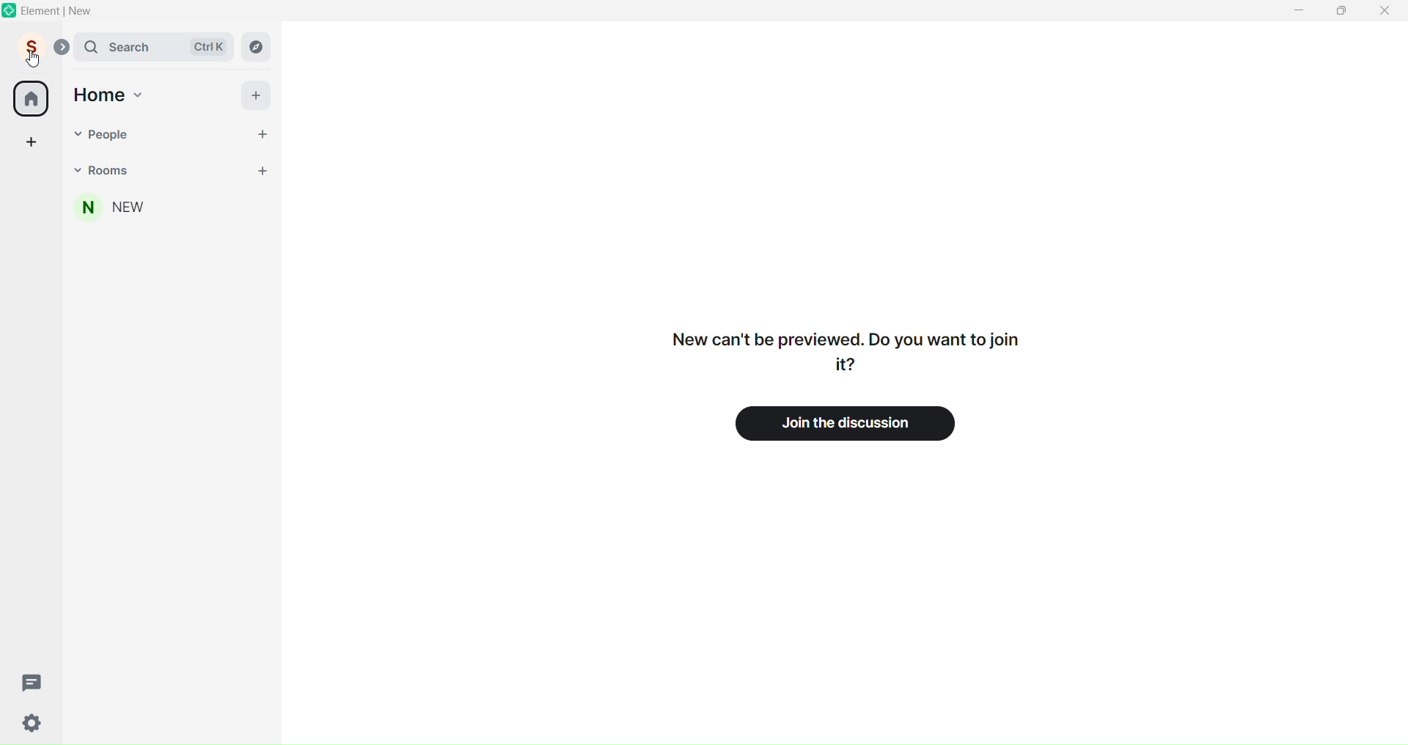 Image resolution: width=1408 pixels, height=745 pixels. What do you see at coordinates (34, 59) in the screenshot?
I see `cursor` at bounding box center [34, 59].